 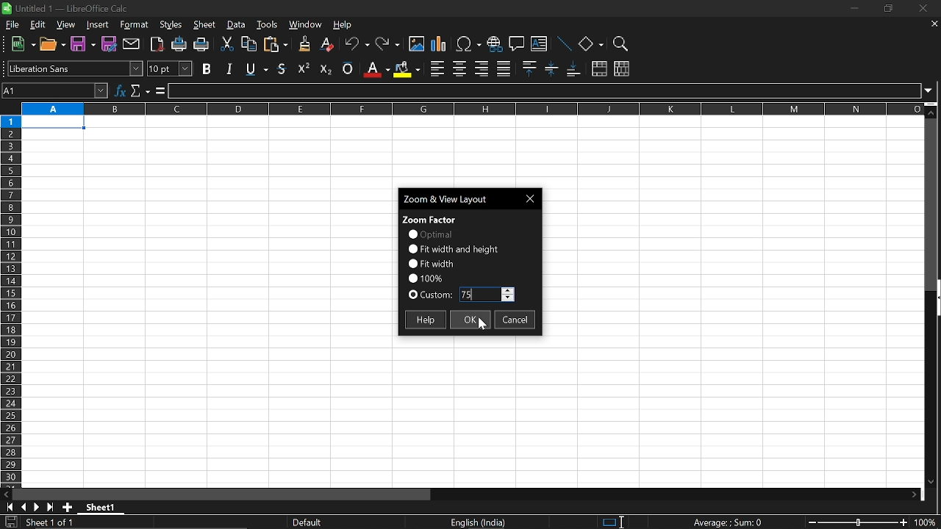 I want to click on vertical scrollbar, so click(x=935, y=299).